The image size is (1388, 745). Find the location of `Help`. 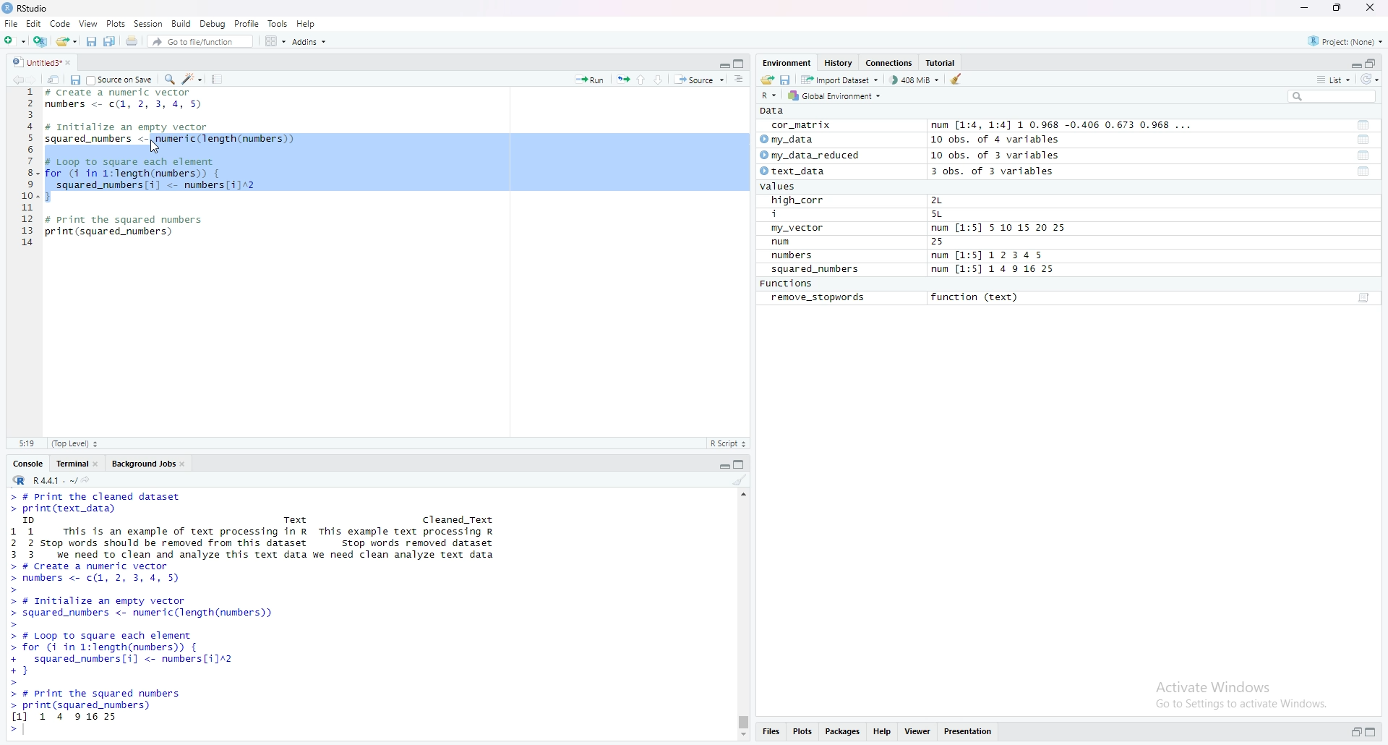

Help is located at coordinates (883, 733).